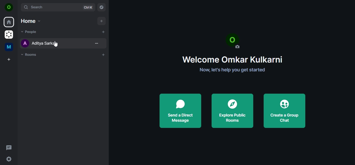 The width and height of the screenshot is (355, 165). I want to click on name, so click(50, 43).